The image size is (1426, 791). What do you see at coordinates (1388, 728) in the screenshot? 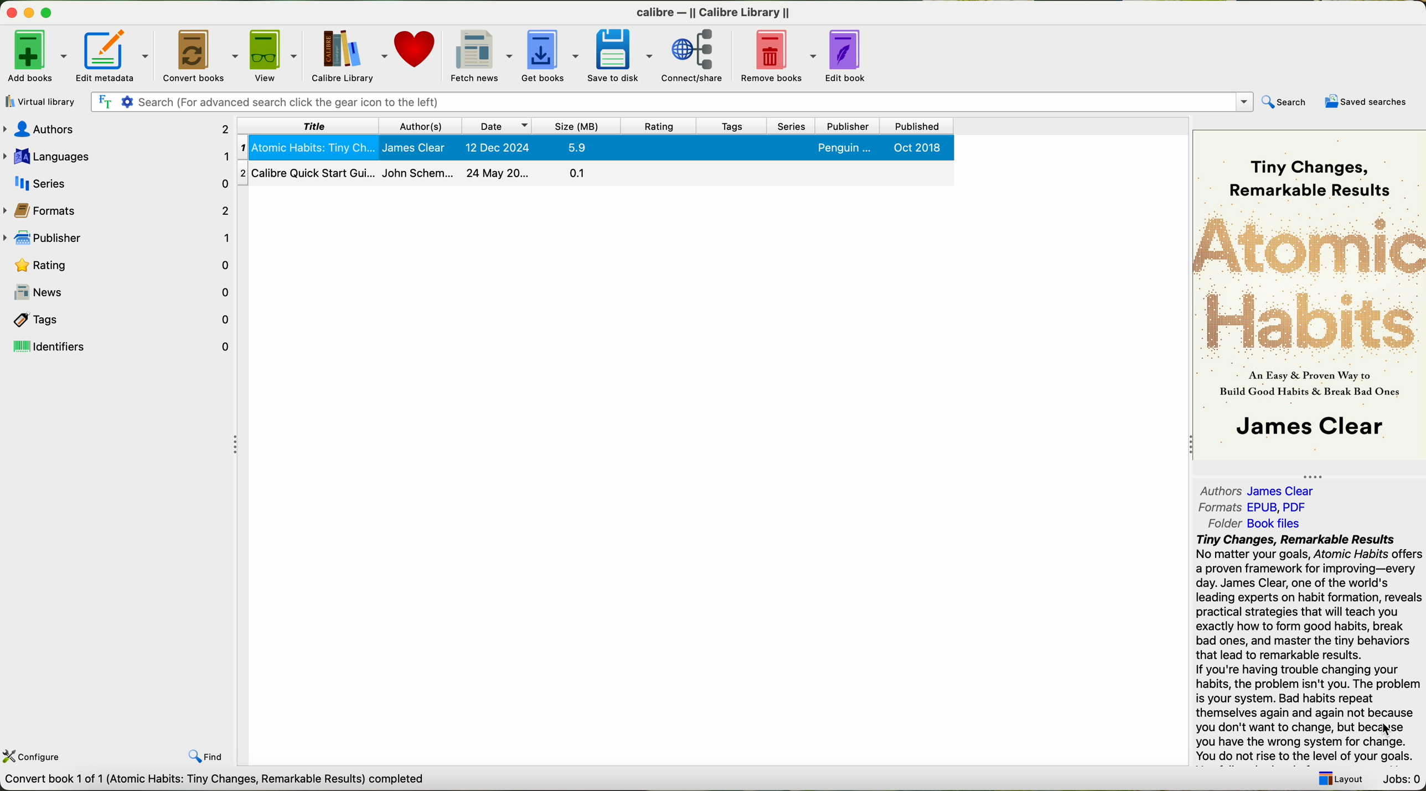
I see `mouse` at bounding box center [1388, 728].